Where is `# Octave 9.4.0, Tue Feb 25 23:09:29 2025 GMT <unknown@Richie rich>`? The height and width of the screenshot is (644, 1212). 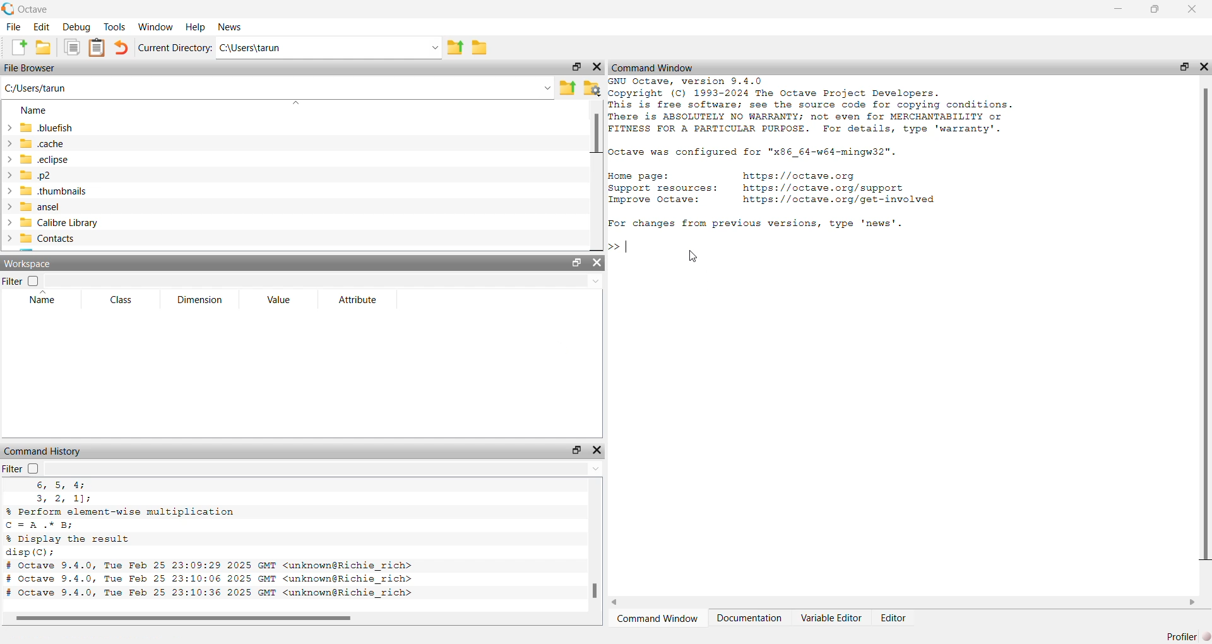 # Octave 9.4.0, Tue Feb 25 23:09:29 2025 GMT <unknown@Richie rich> is located at coordinates (211, 566).